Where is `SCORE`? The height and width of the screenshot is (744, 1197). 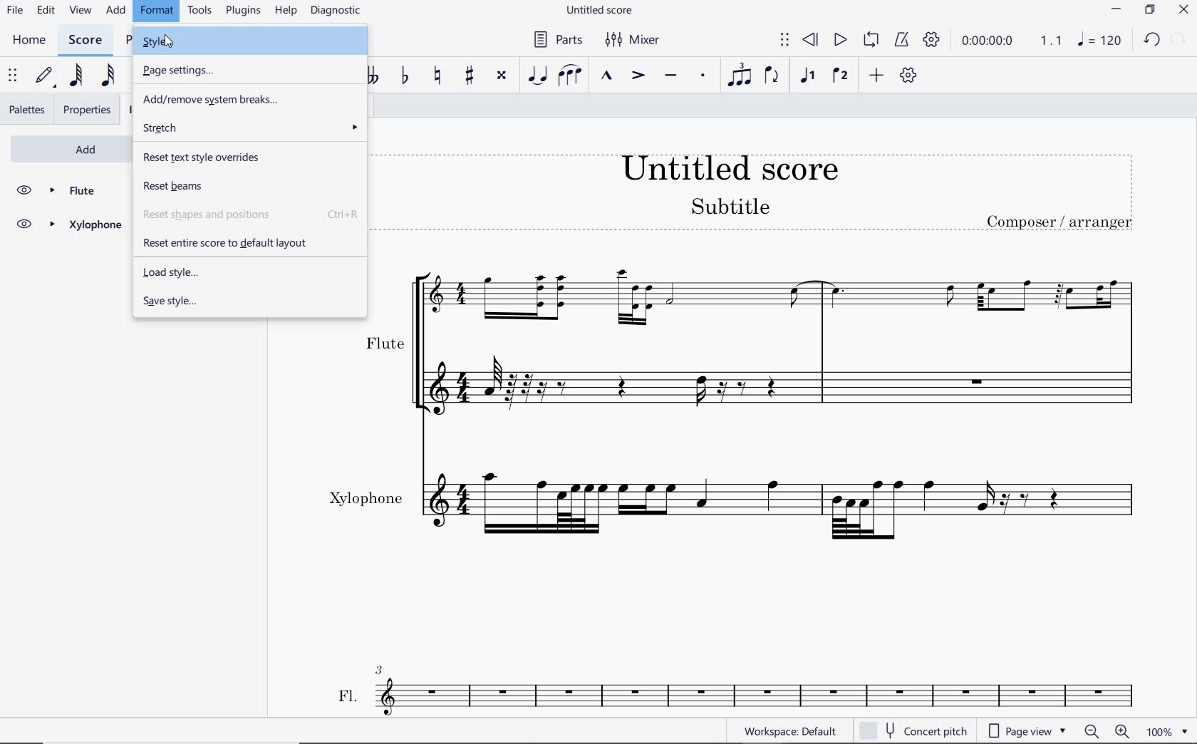 SCORE is located at coordinates (84, 39).